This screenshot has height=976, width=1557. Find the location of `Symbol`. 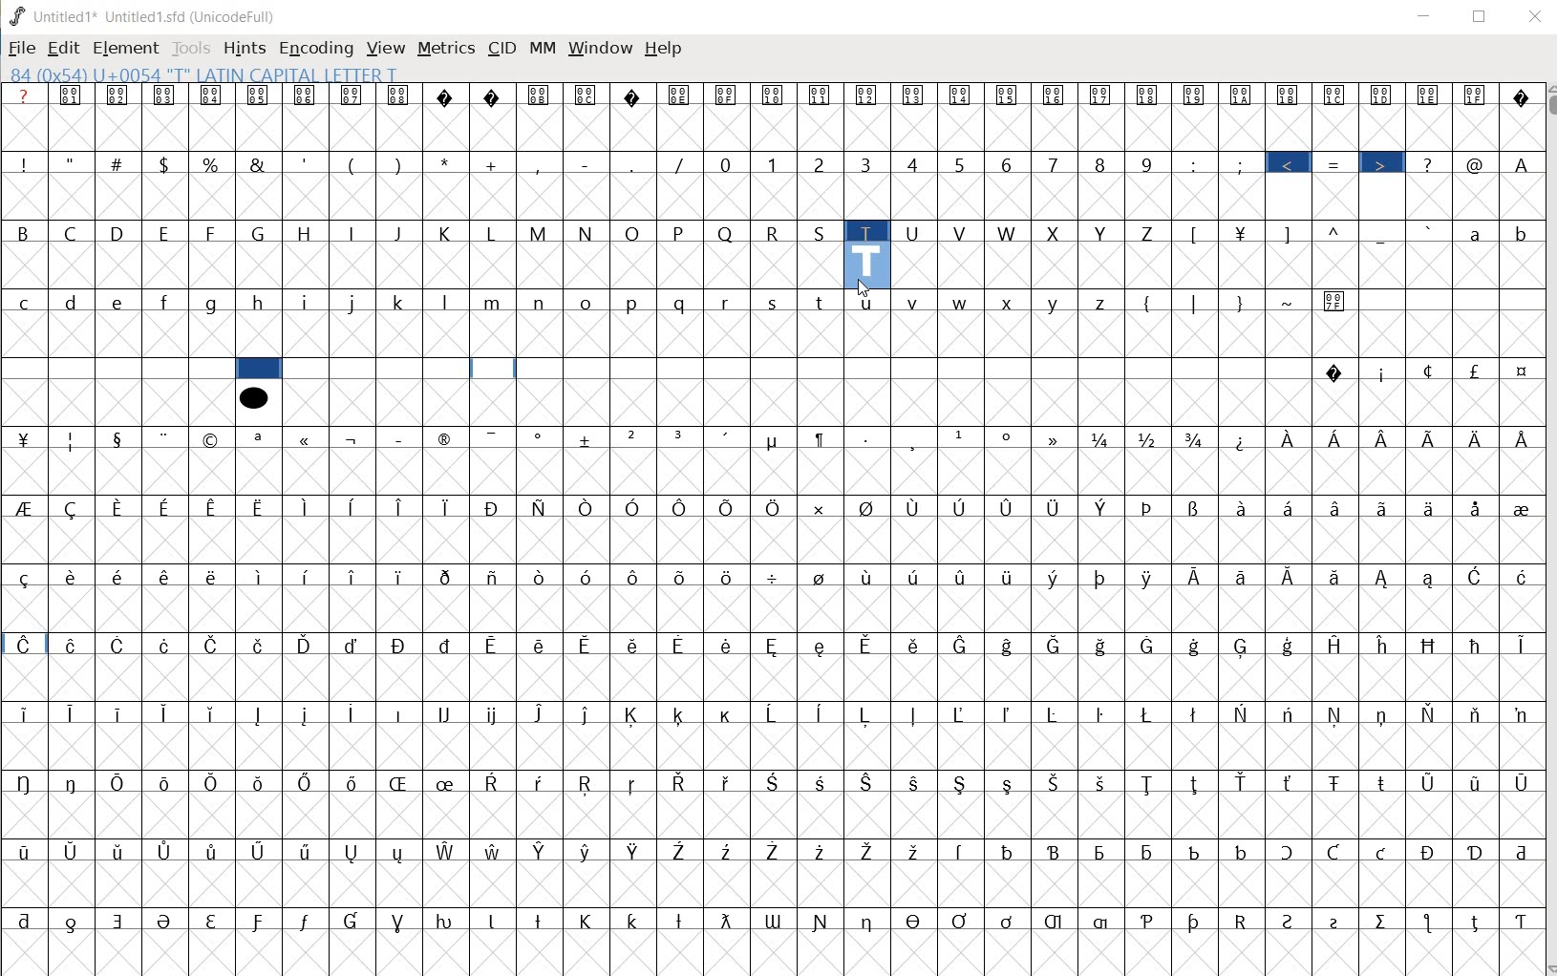

Symbol is located at coordinates (354, 852).